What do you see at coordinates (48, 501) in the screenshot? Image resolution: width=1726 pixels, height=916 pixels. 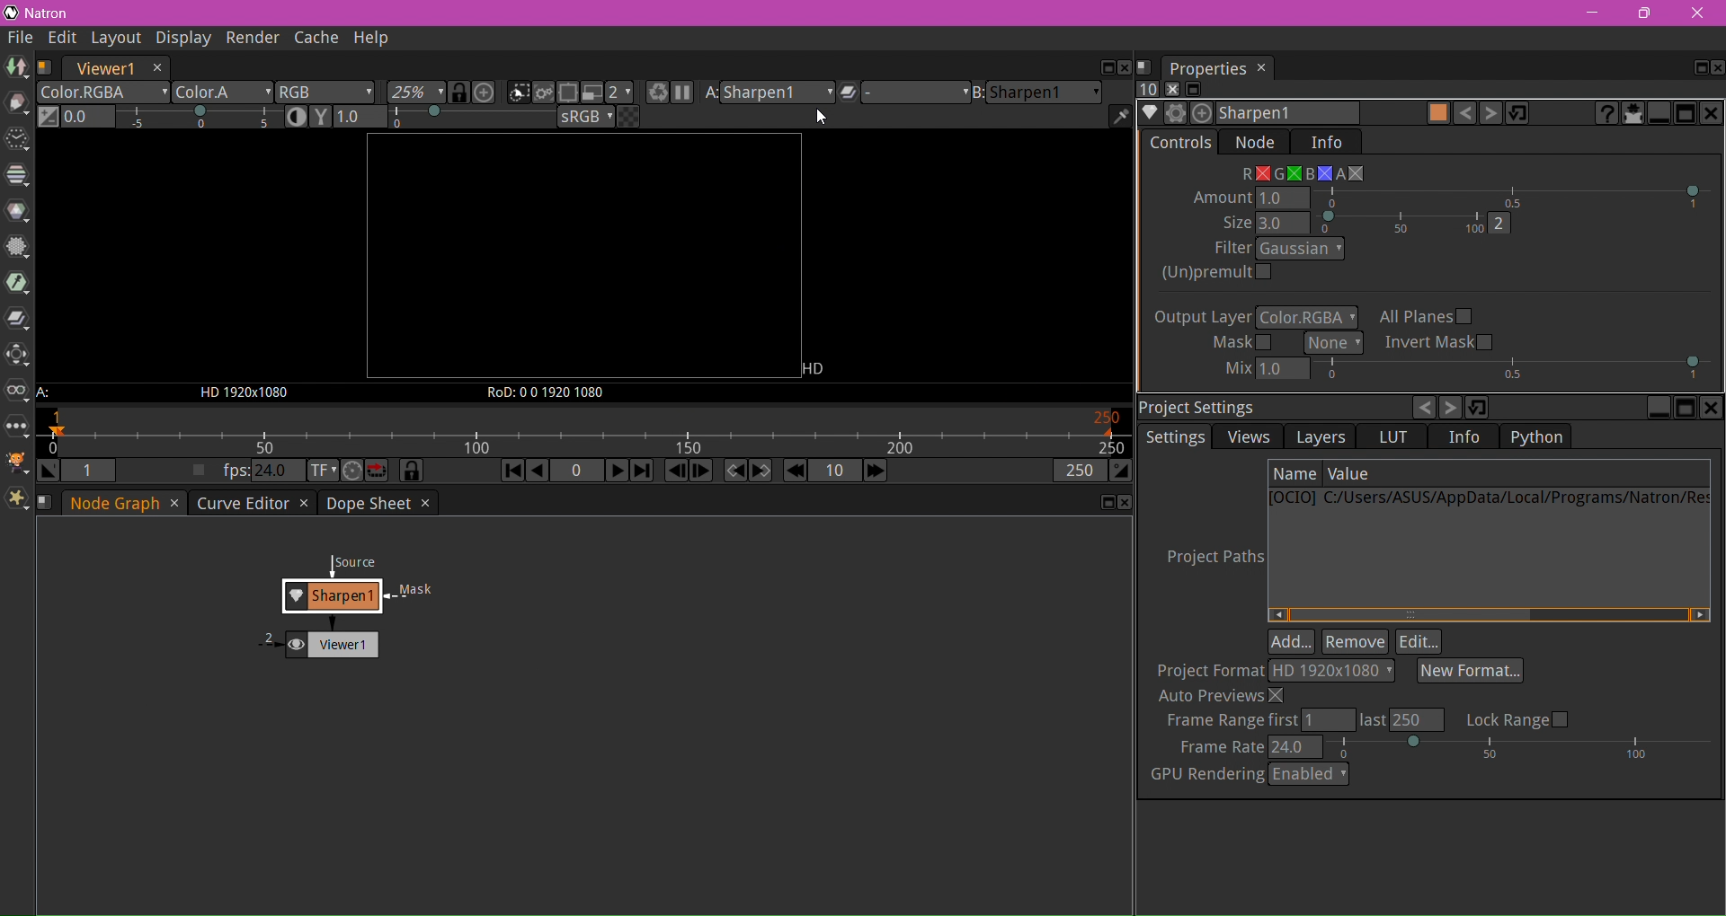 I see `Manage layouts for this pane` at bounding box center [48, 501].